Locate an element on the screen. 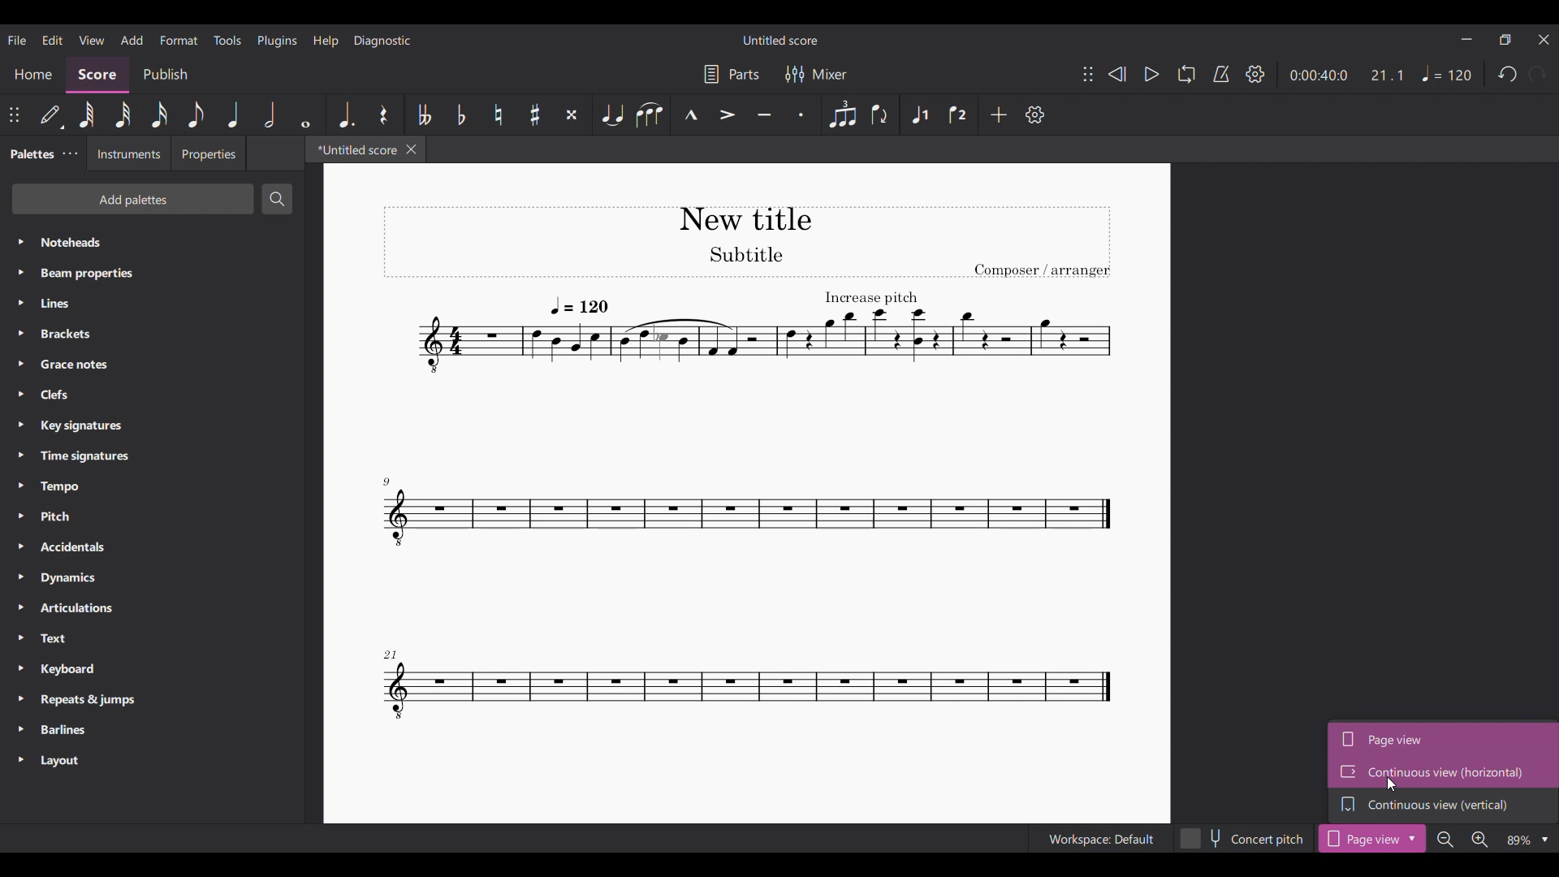 This screenshot has width=1559, height=877. Repeats & jumps is located at coordinates (153, 701).